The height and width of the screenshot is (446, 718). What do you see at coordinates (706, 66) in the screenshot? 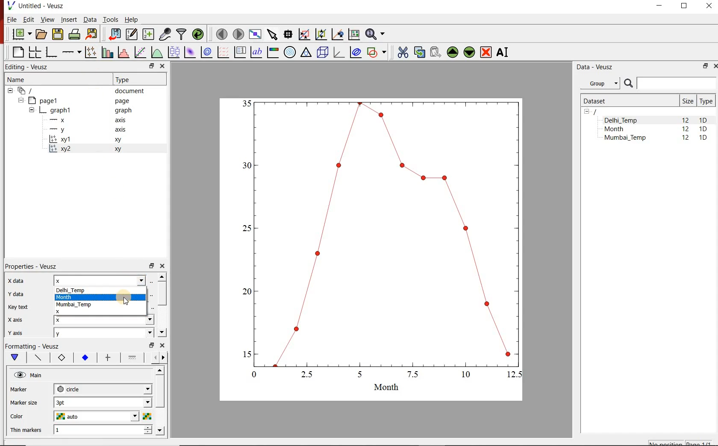
I see `RESTORE` at bounding box center [706, 66].